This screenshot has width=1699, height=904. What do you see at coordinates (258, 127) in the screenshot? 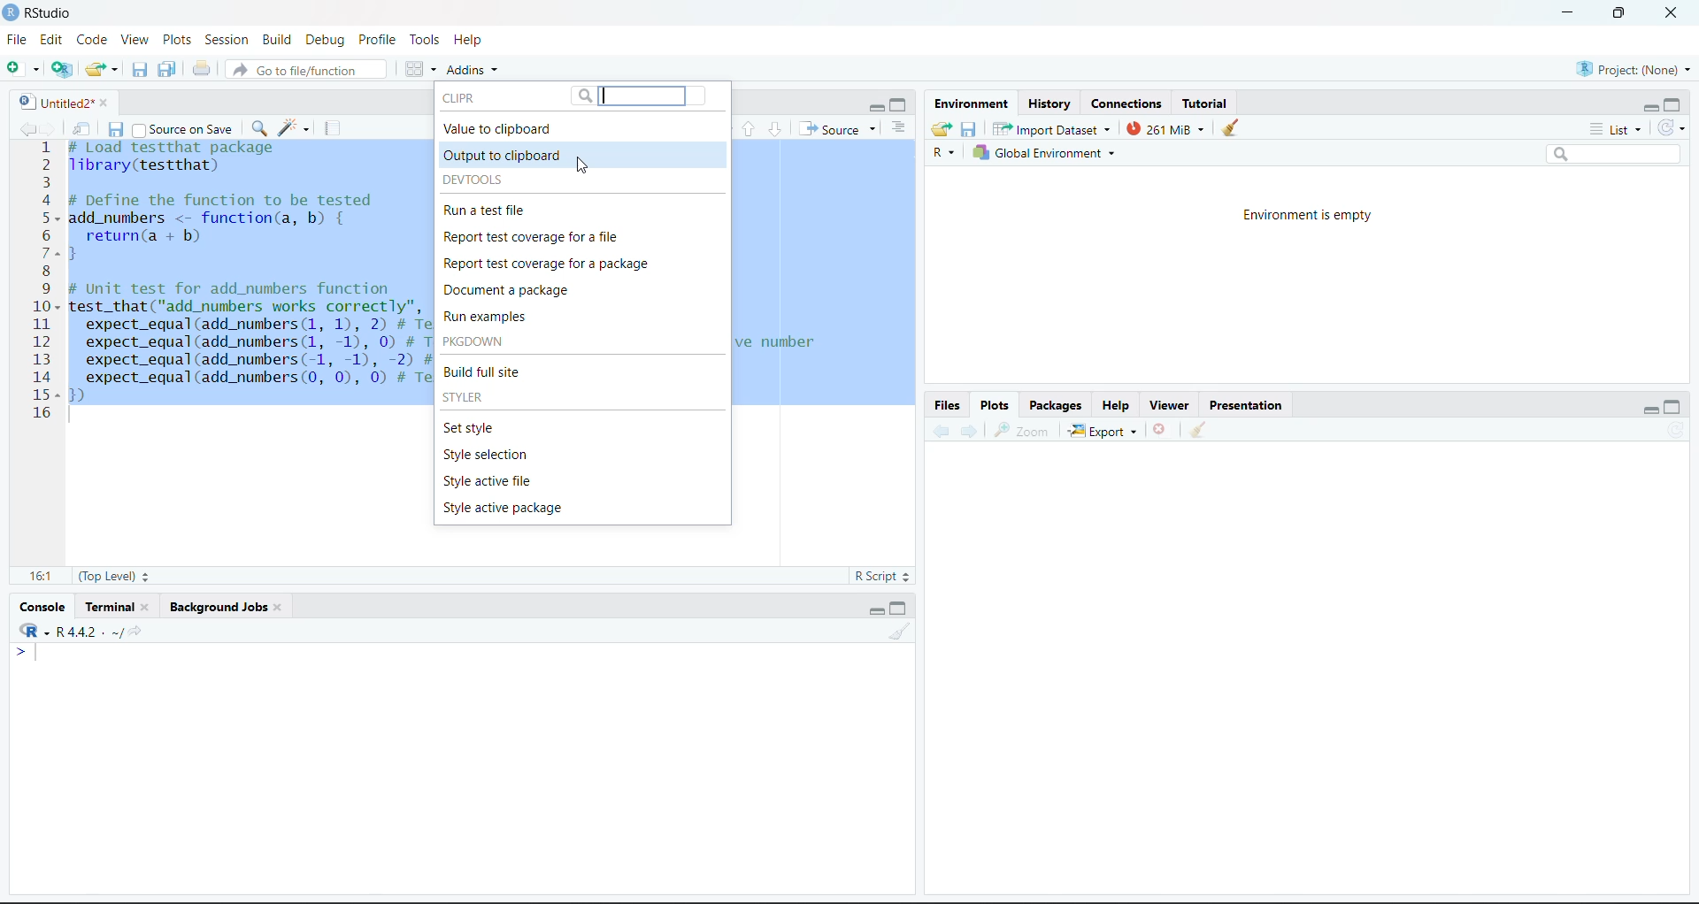
I see `find` at bounding box center [258, 127].